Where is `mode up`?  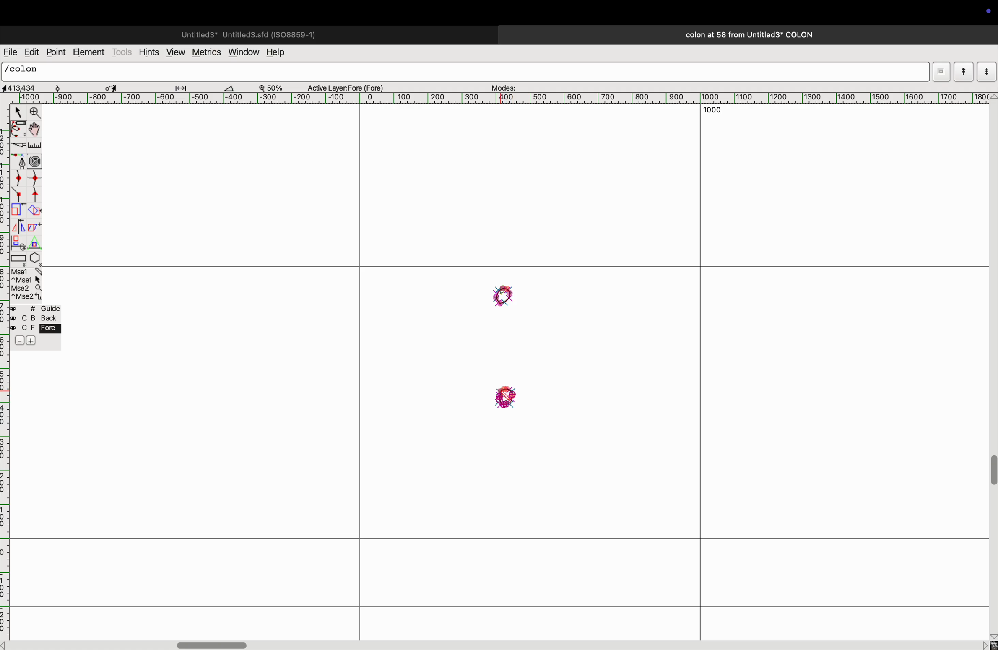
mode up is located at coordinates (963, 72).